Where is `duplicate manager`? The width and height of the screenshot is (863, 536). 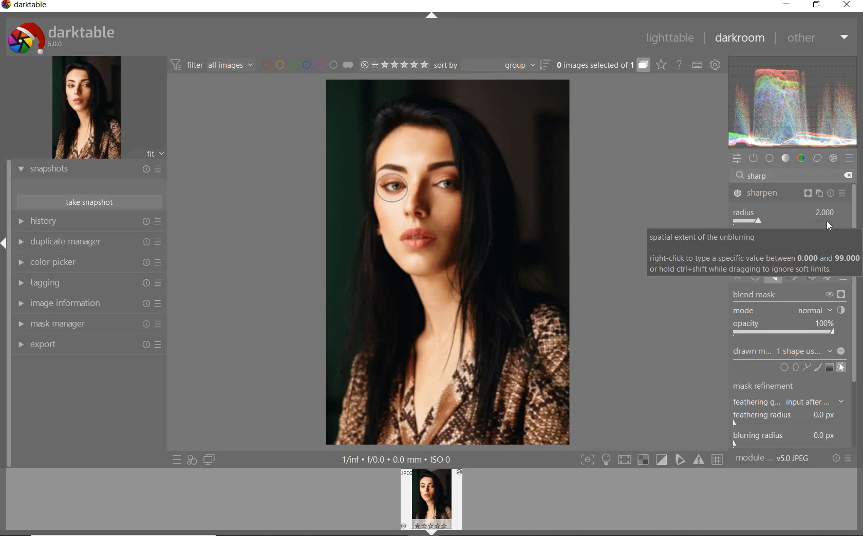
duplicate manager is located at coordinates (89, 241).